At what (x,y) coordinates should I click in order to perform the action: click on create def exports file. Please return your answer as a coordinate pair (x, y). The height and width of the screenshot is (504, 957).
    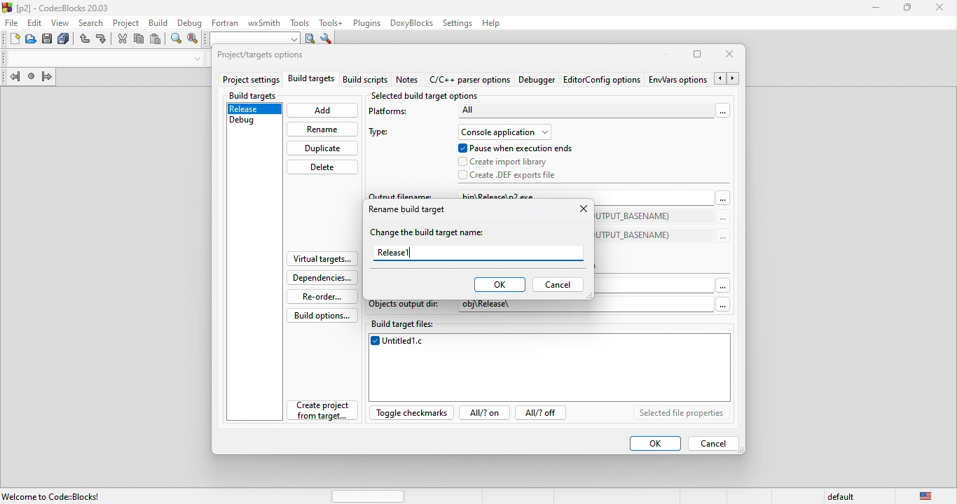
    Looking at the image, I should click on (520, 175).